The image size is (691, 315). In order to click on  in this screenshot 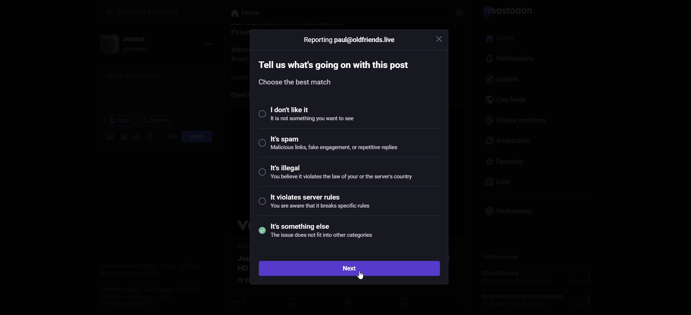, I will do `click(255, 14)`.